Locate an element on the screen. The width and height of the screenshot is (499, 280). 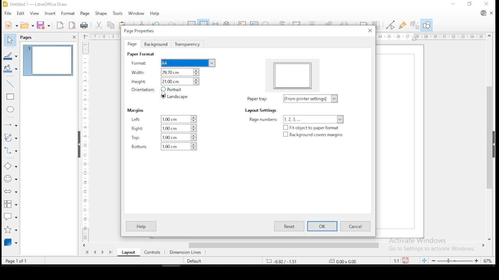
ok is located at coordinates (323, 226).